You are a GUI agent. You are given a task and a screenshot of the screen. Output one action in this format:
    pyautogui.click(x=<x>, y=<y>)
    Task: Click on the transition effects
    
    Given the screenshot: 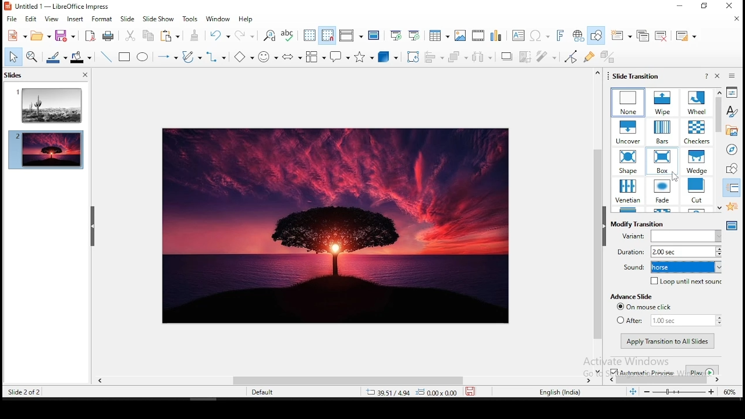 What is the action you would take?
    pyautogui.click(x=662, y=161)
    